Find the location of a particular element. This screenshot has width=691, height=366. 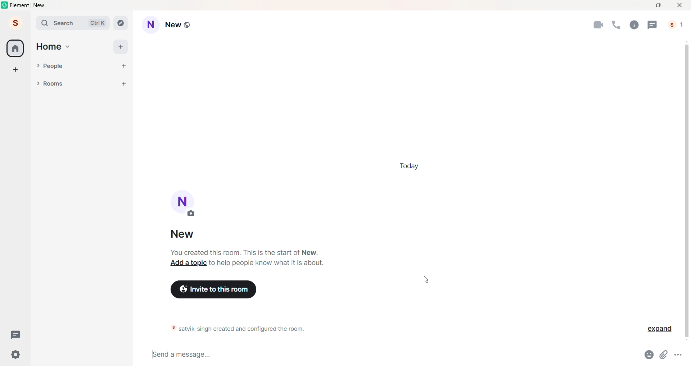

Invite to this room is located at coordinates (214, 290).